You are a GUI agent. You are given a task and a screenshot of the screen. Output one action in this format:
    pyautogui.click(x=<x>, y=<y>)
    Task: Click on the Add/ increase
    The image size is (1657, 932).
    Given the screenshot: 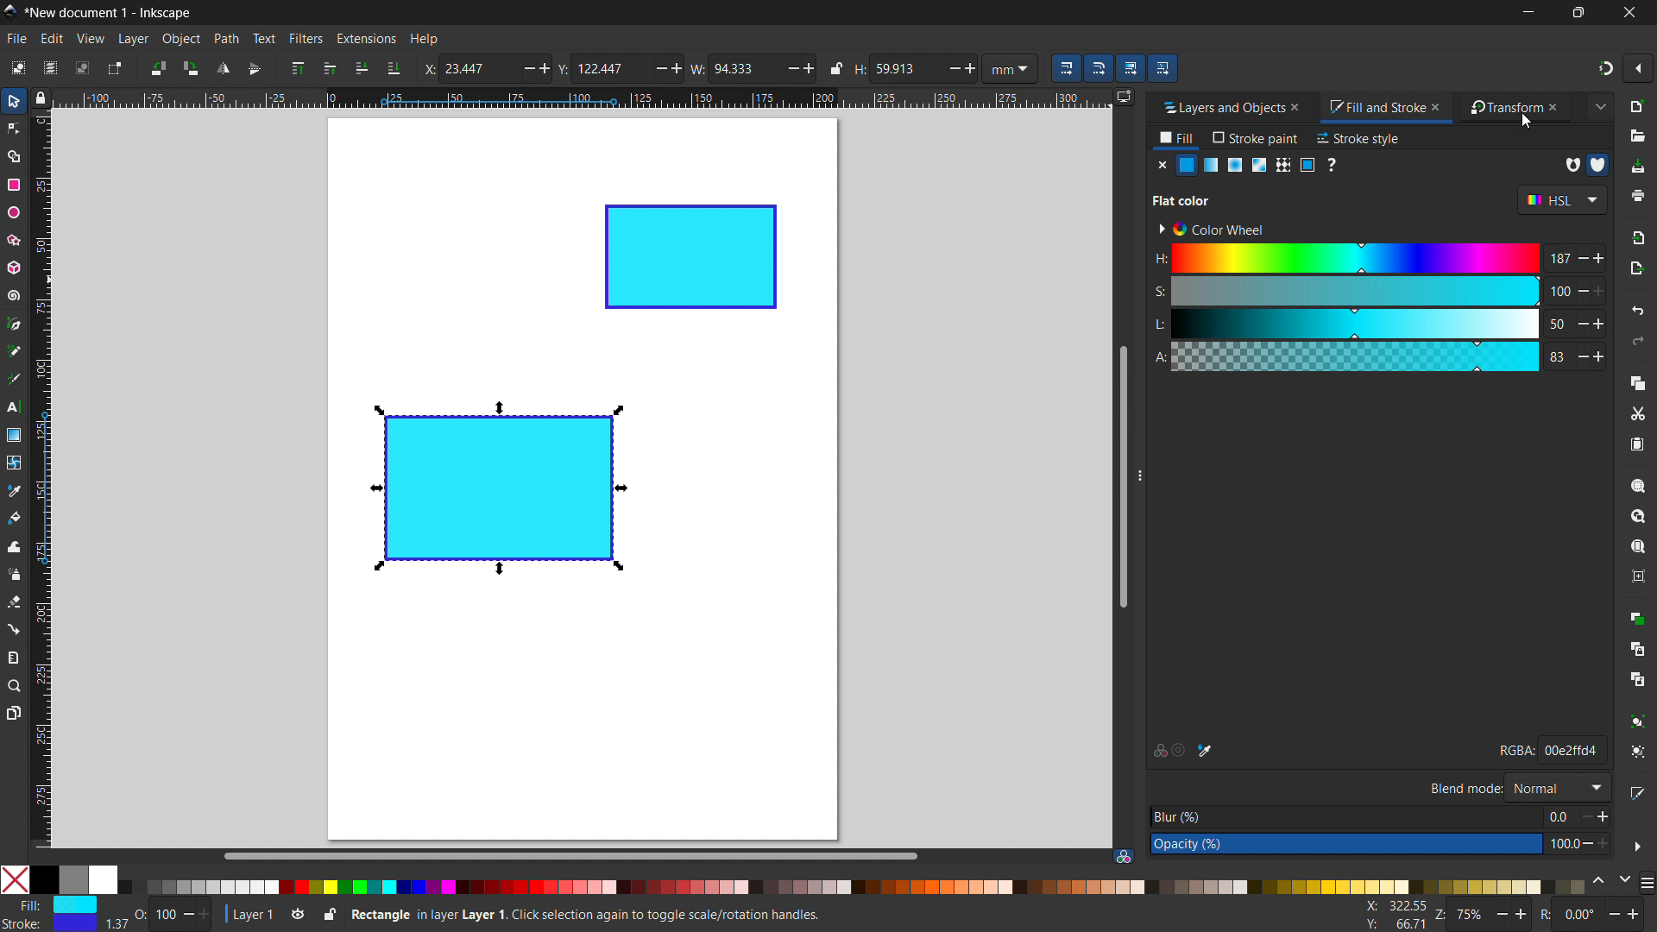 What is the action you would take?
    pyautogui.click(x=808, y=67)
    